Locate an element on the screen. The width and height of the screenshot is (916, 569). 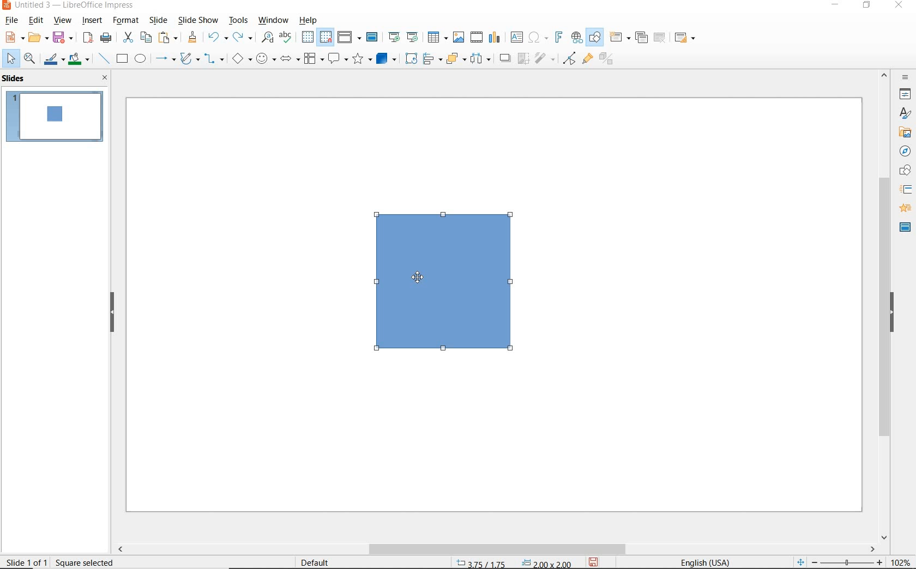
scrollbar is located at coordinates (884, 306).